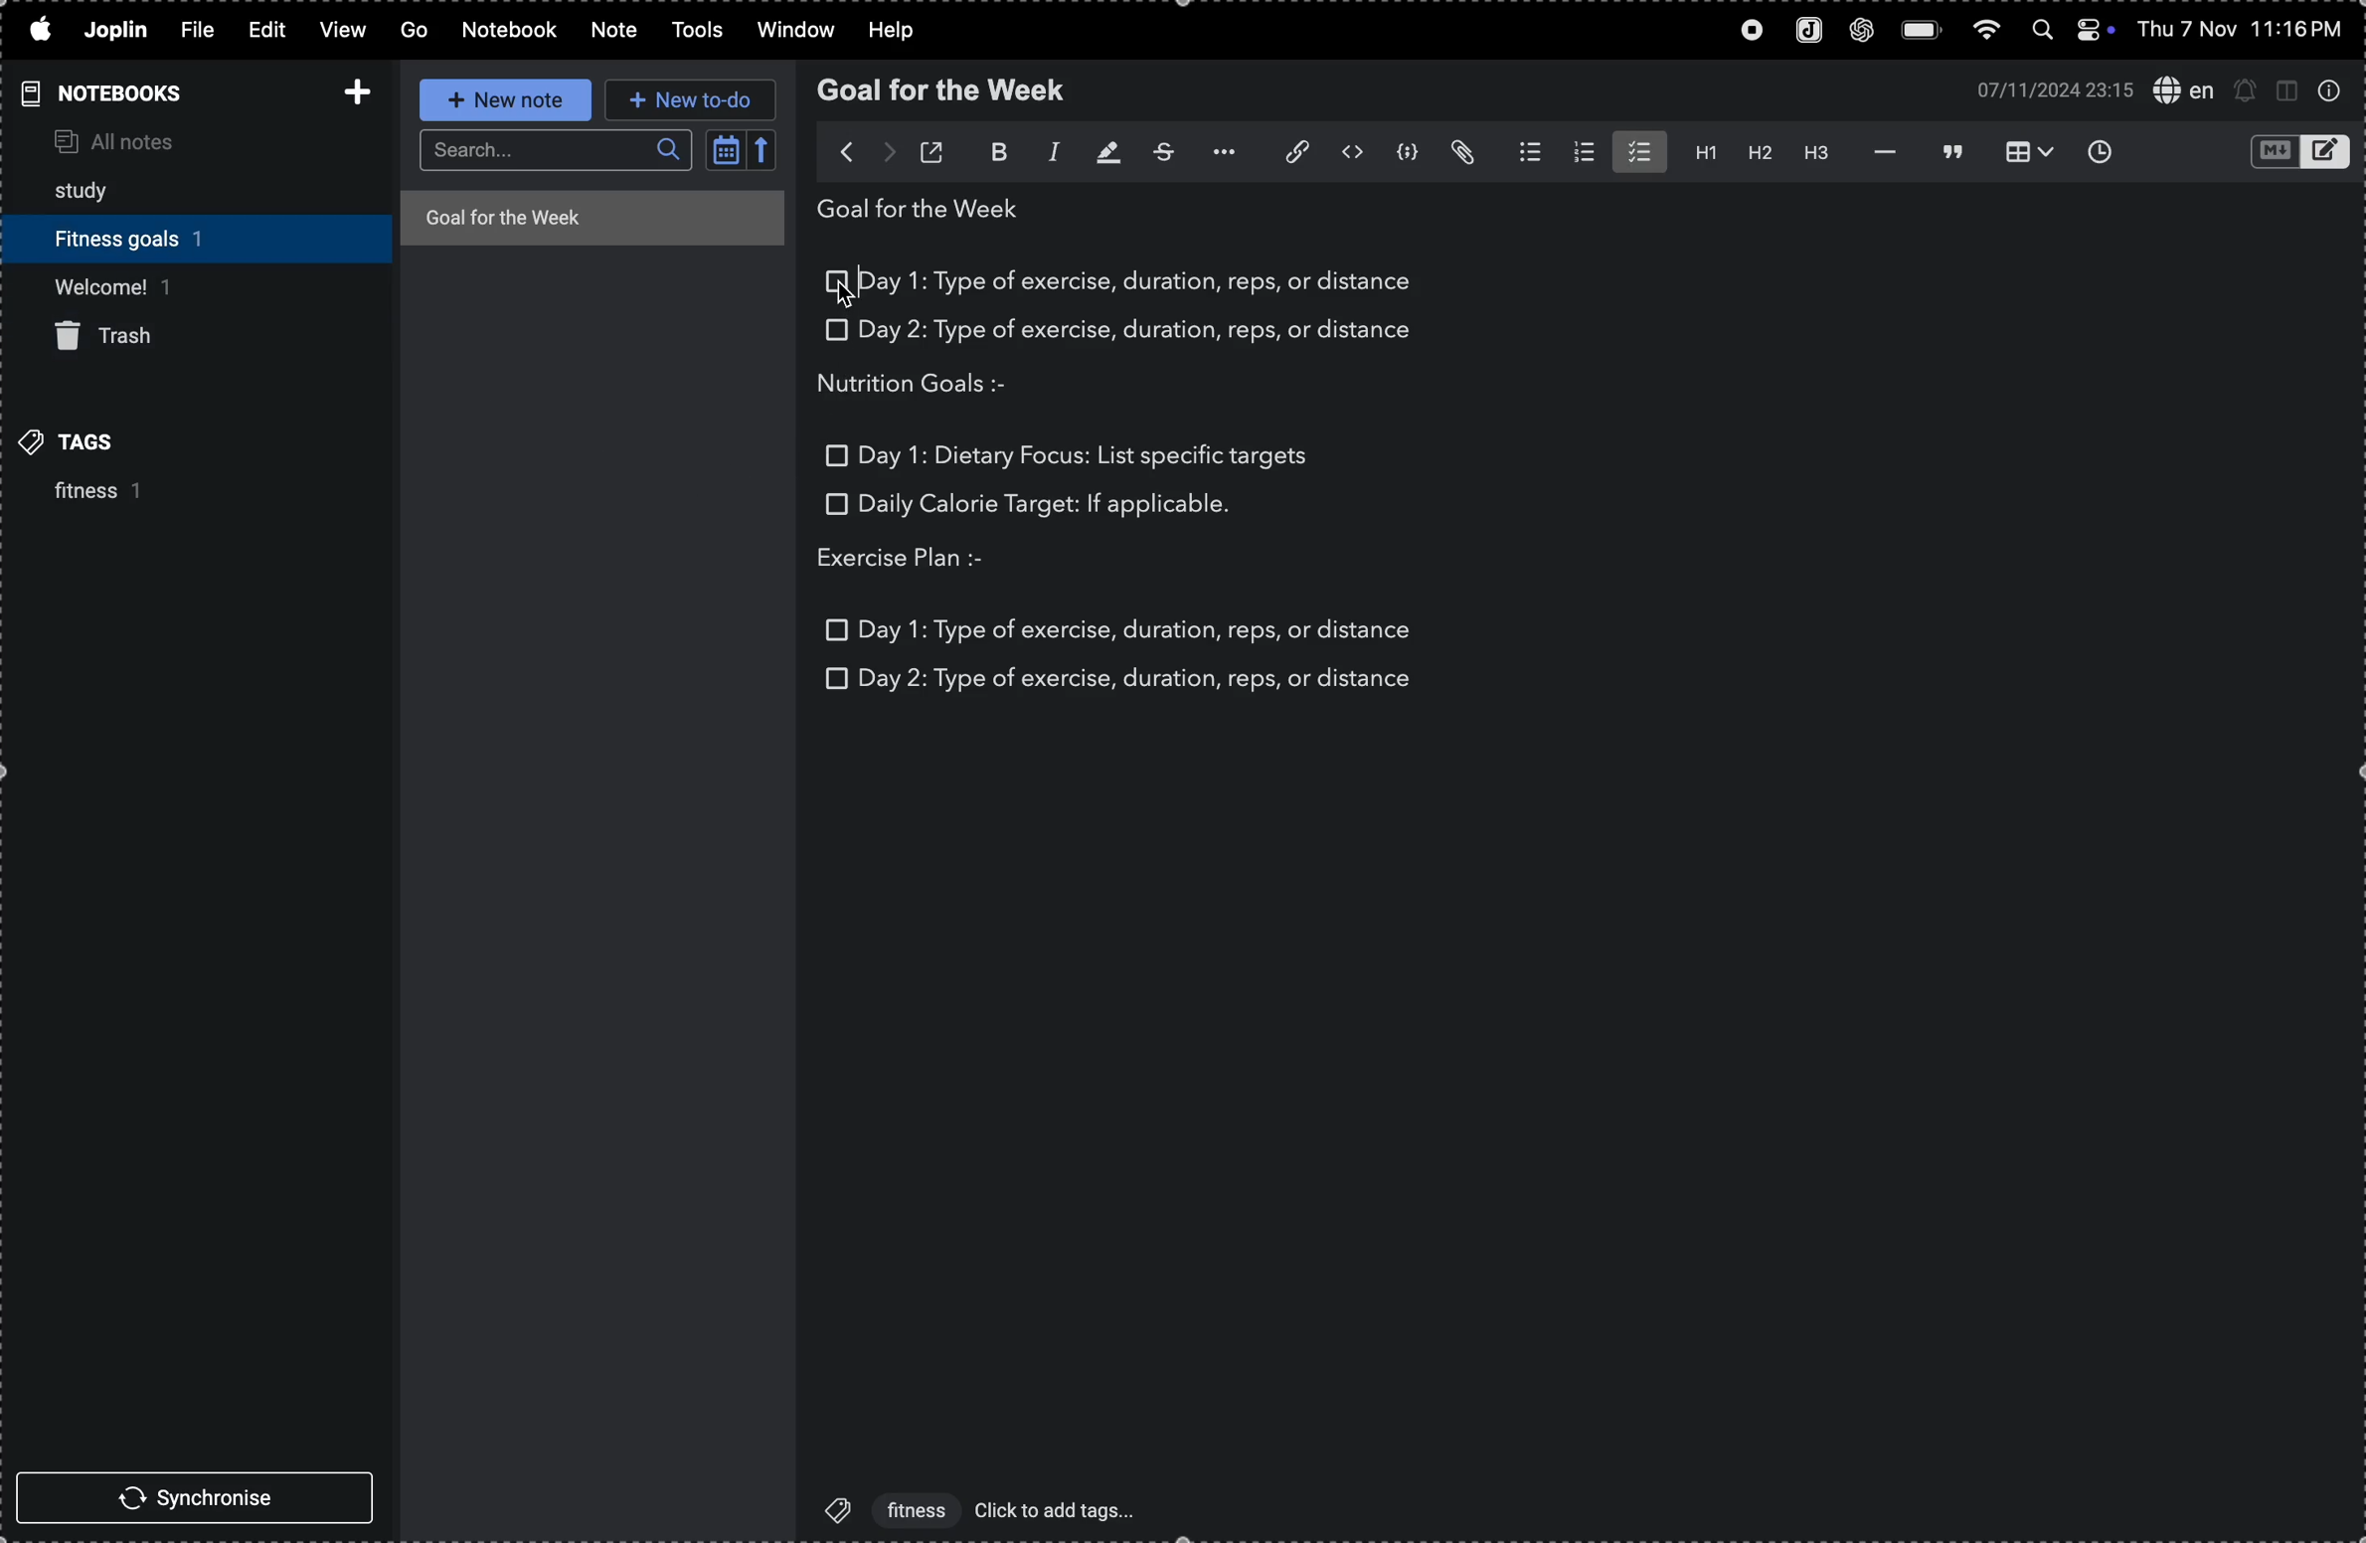  Describe the element at coordinates (1157, 151) in the screenshot. I see `strike through` at that location.